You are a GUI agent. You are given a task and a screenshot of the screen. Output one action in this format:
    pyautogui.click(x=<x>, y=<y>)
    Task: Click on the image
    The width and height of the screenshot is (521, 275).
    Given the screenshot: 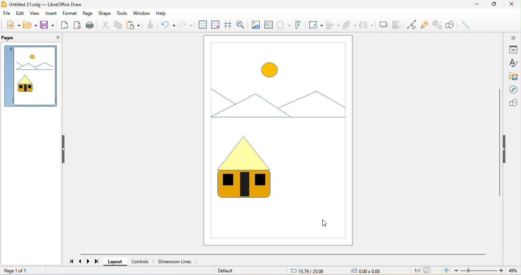 What is the action you would take?
    pyautogui.click(x=256, y=25)
    